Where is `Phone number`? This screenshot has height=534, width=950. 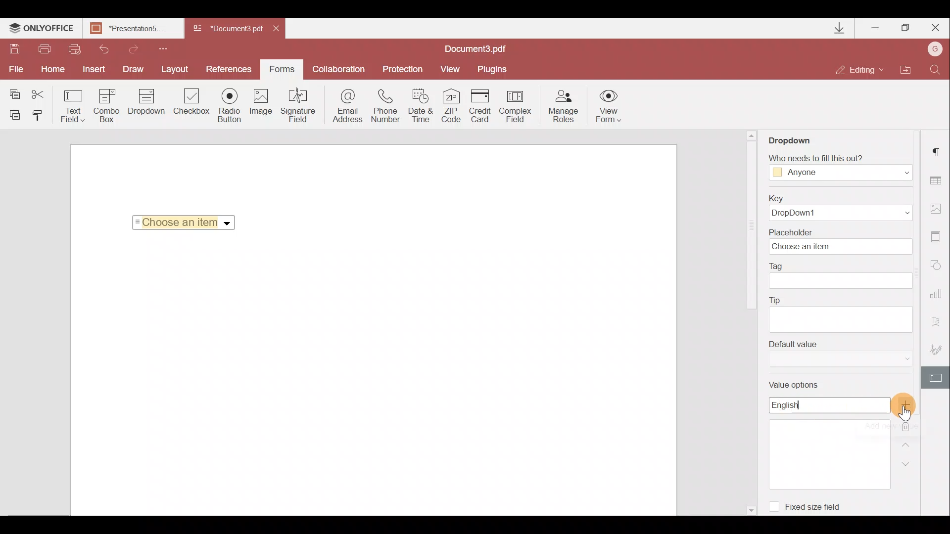
Phone number is located at coordinates (387, 106).